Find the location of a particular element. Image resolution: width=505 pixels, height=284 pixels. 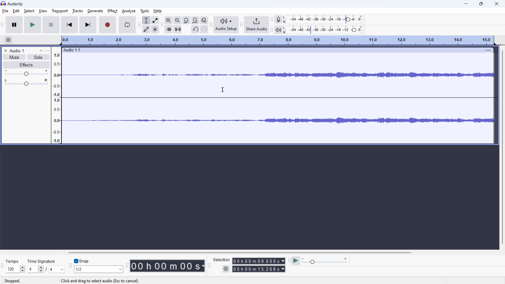

pause is located at coordinates (14, 25).